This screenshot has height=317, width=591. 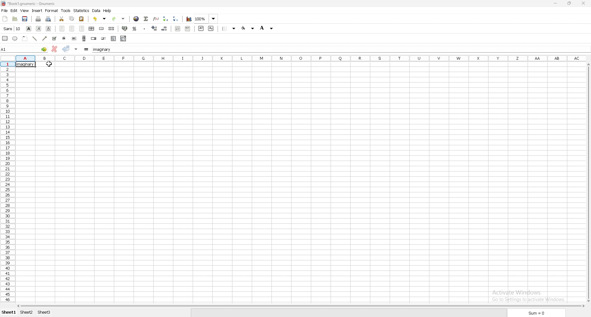 What do you see at coordinates (267, 28) in the screenshot?
I see `background` at bounding box center [267, 28].